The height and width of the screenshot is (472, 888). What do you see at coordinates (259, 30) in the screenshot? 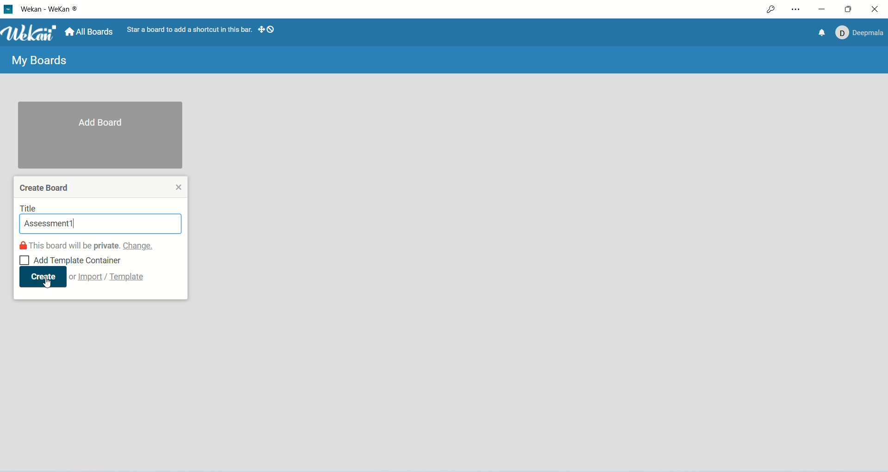
I see `show-desktop-drag-handles` at bounding box center [259, 30].